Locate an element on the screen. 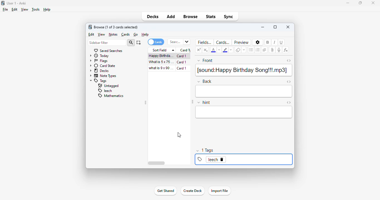 This screenshot has width=380, height=200. select is located at coordinates (139, 42).